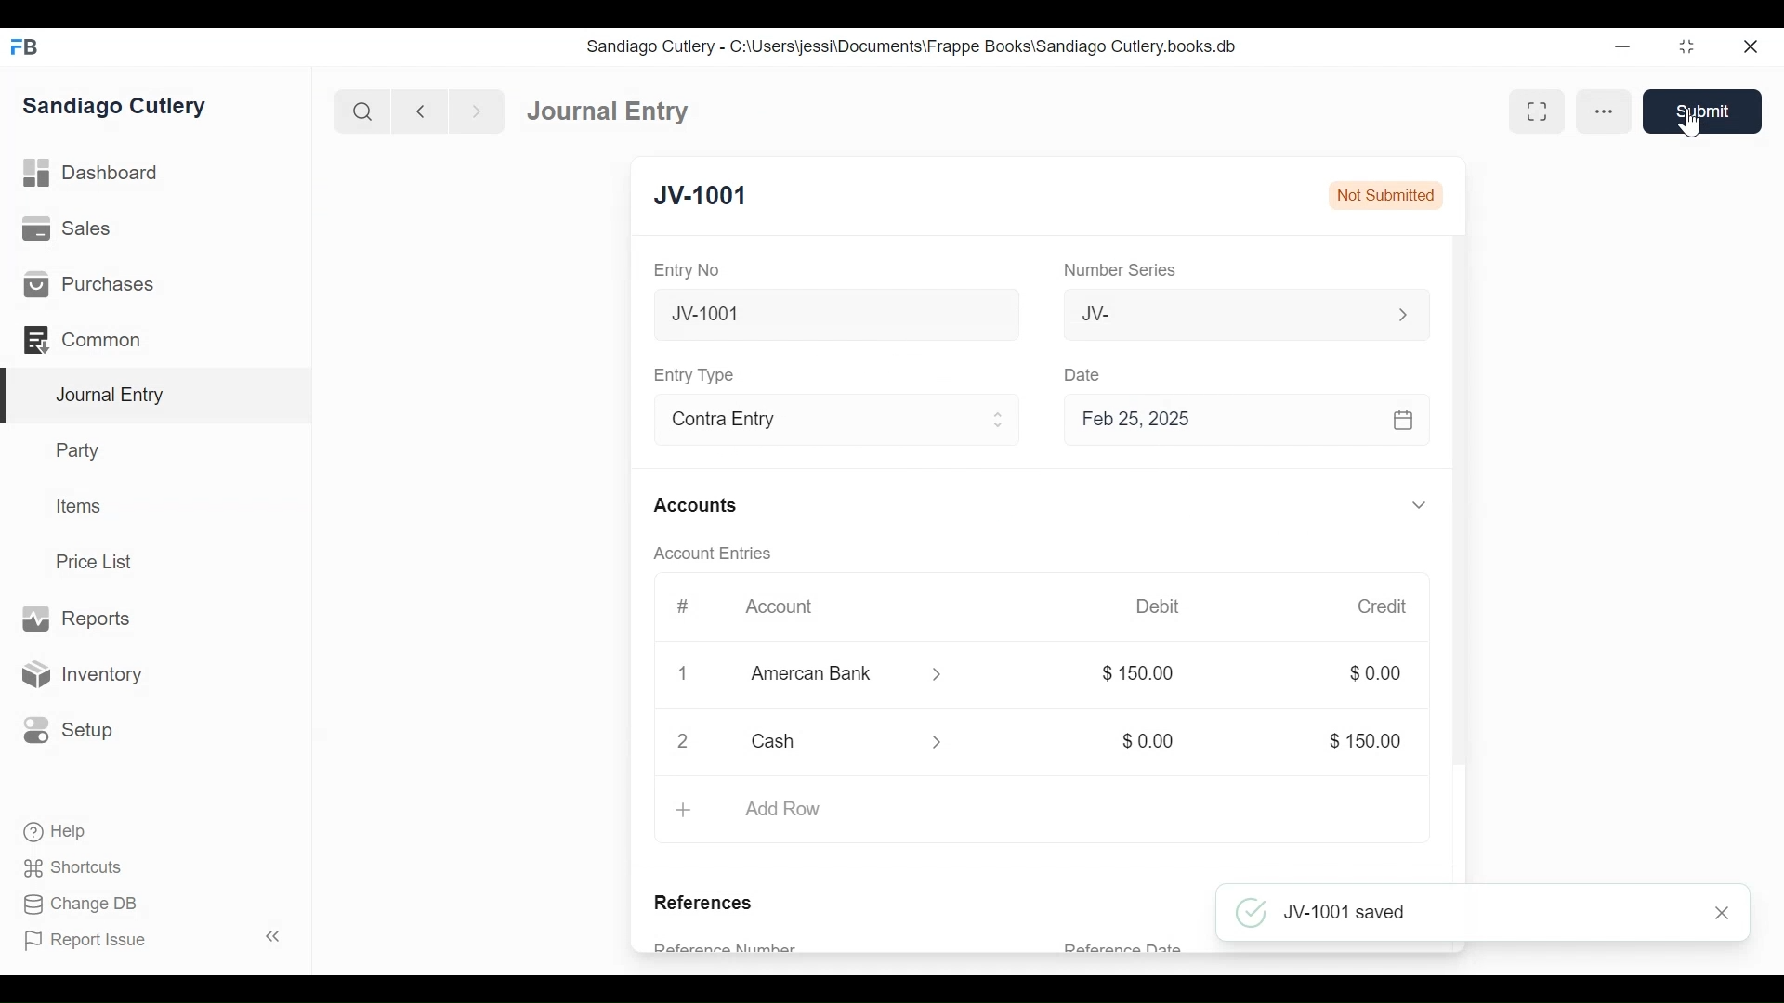  What do you see at coordinates (1123, 270) in the screenshot?
I see `Number Series` at bounding box center [1123, 270].